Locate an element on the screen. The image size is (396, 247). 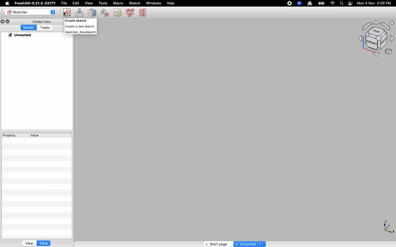
Sketch is located at coordinates (135, 3).